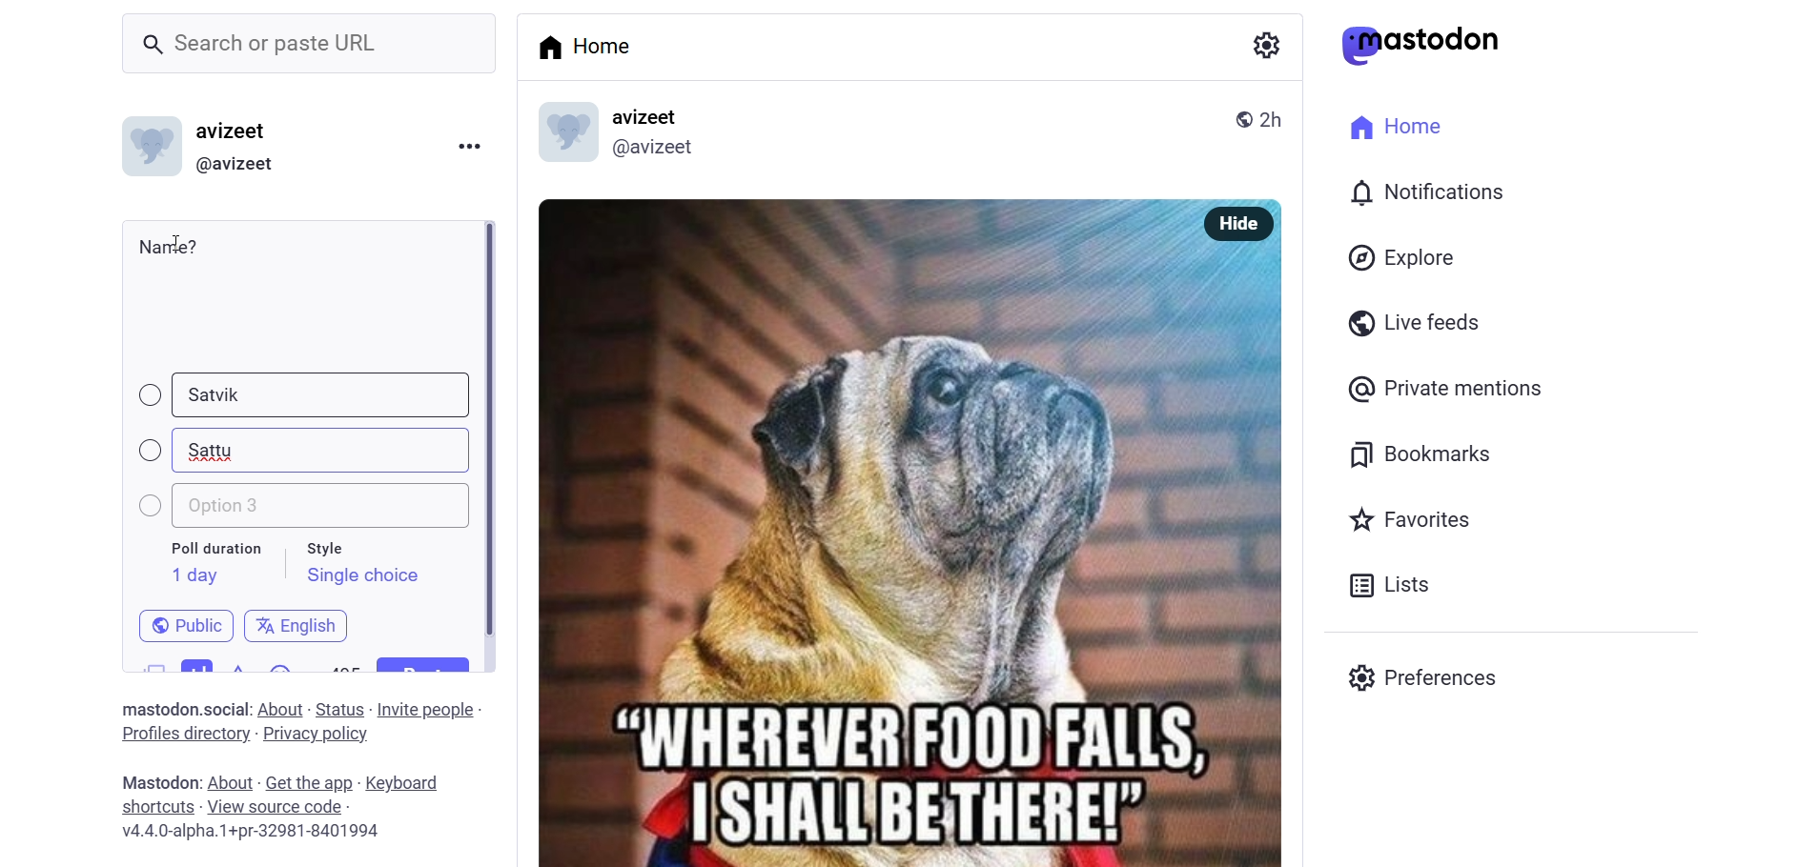 This screenshot has height=867, width=1819. What do you see at coordinates (253, 834) in the screenshot?
I see `version` at bounding box center [253, 834].